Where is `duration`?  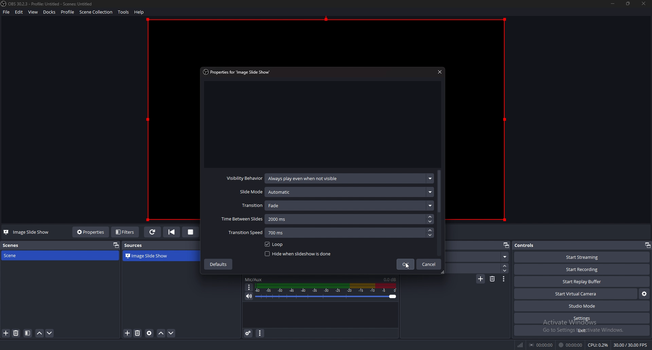
duration is located at coordinates (474, 269).